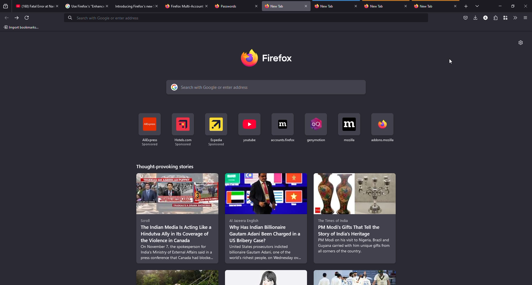 This screenshot has height=285, width=532. Describe the element at coordinates (406, 6) in the screenshot. I see `close` at that location.